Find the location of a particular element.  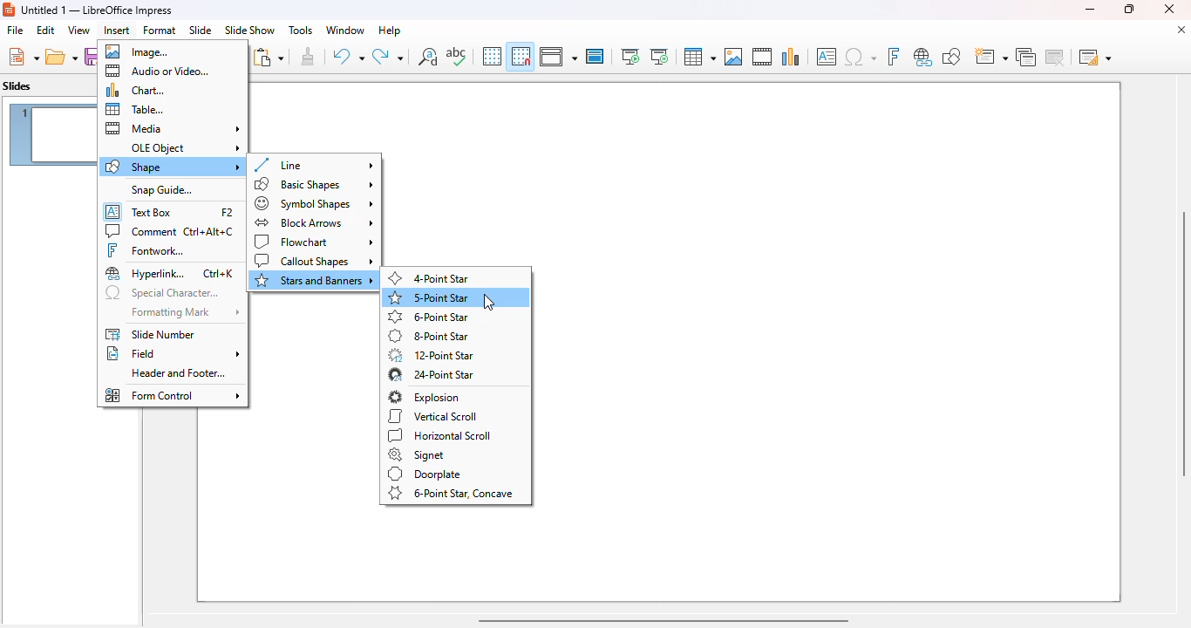

formatting mark is located at coordinates (184, 313).